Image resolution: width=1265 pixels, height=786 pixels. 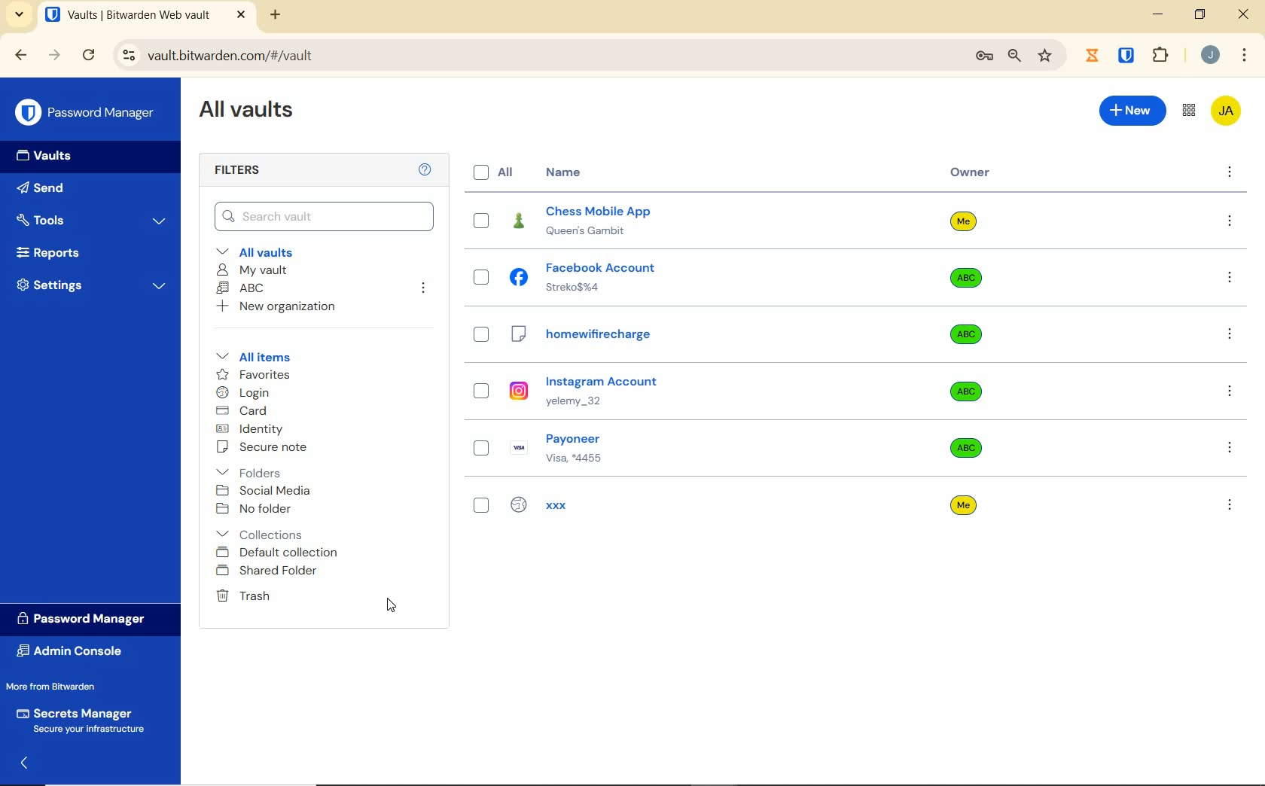 What do you see at coordinates (1229, 174) in the screenshot?
I see `more options` at bounding box center [1229, 174].